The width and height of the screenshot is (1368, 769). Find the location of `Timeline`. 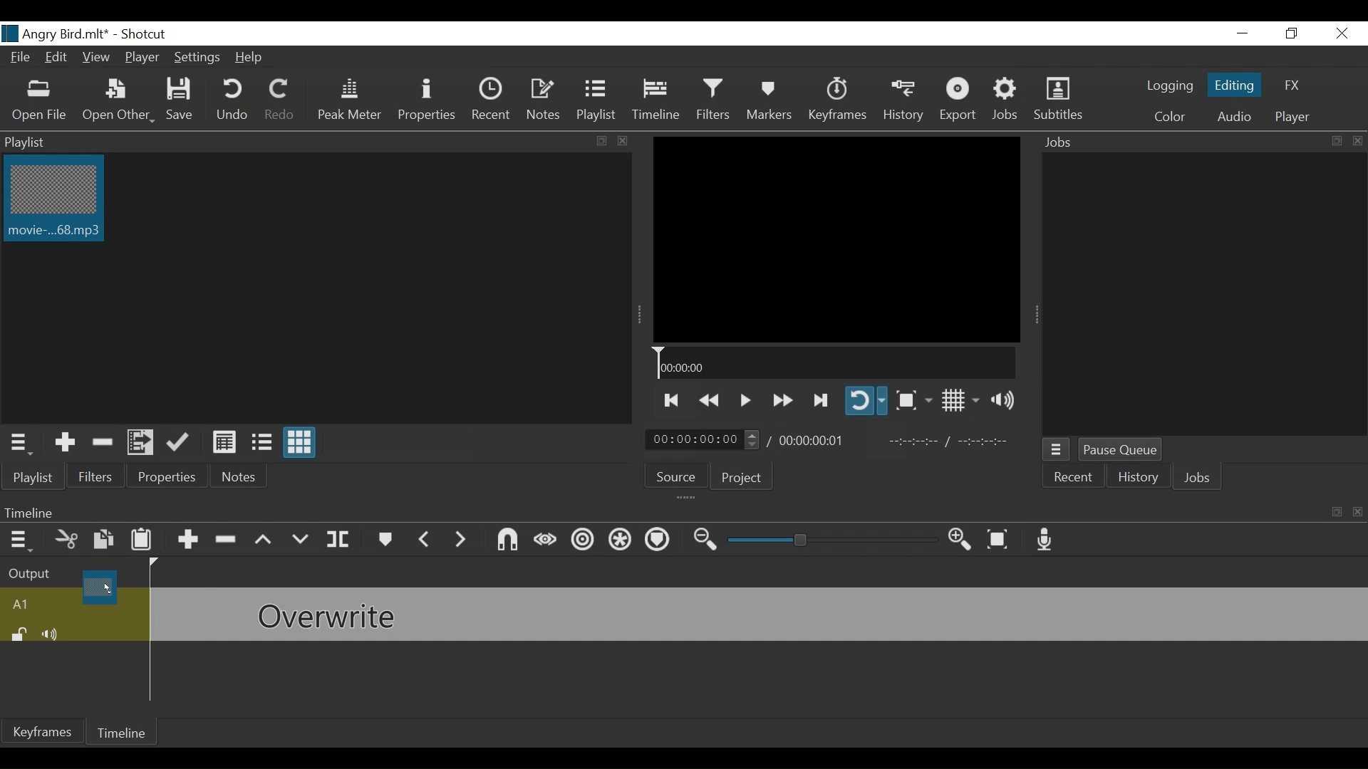

Timeline is located at coordinates (120, 733).